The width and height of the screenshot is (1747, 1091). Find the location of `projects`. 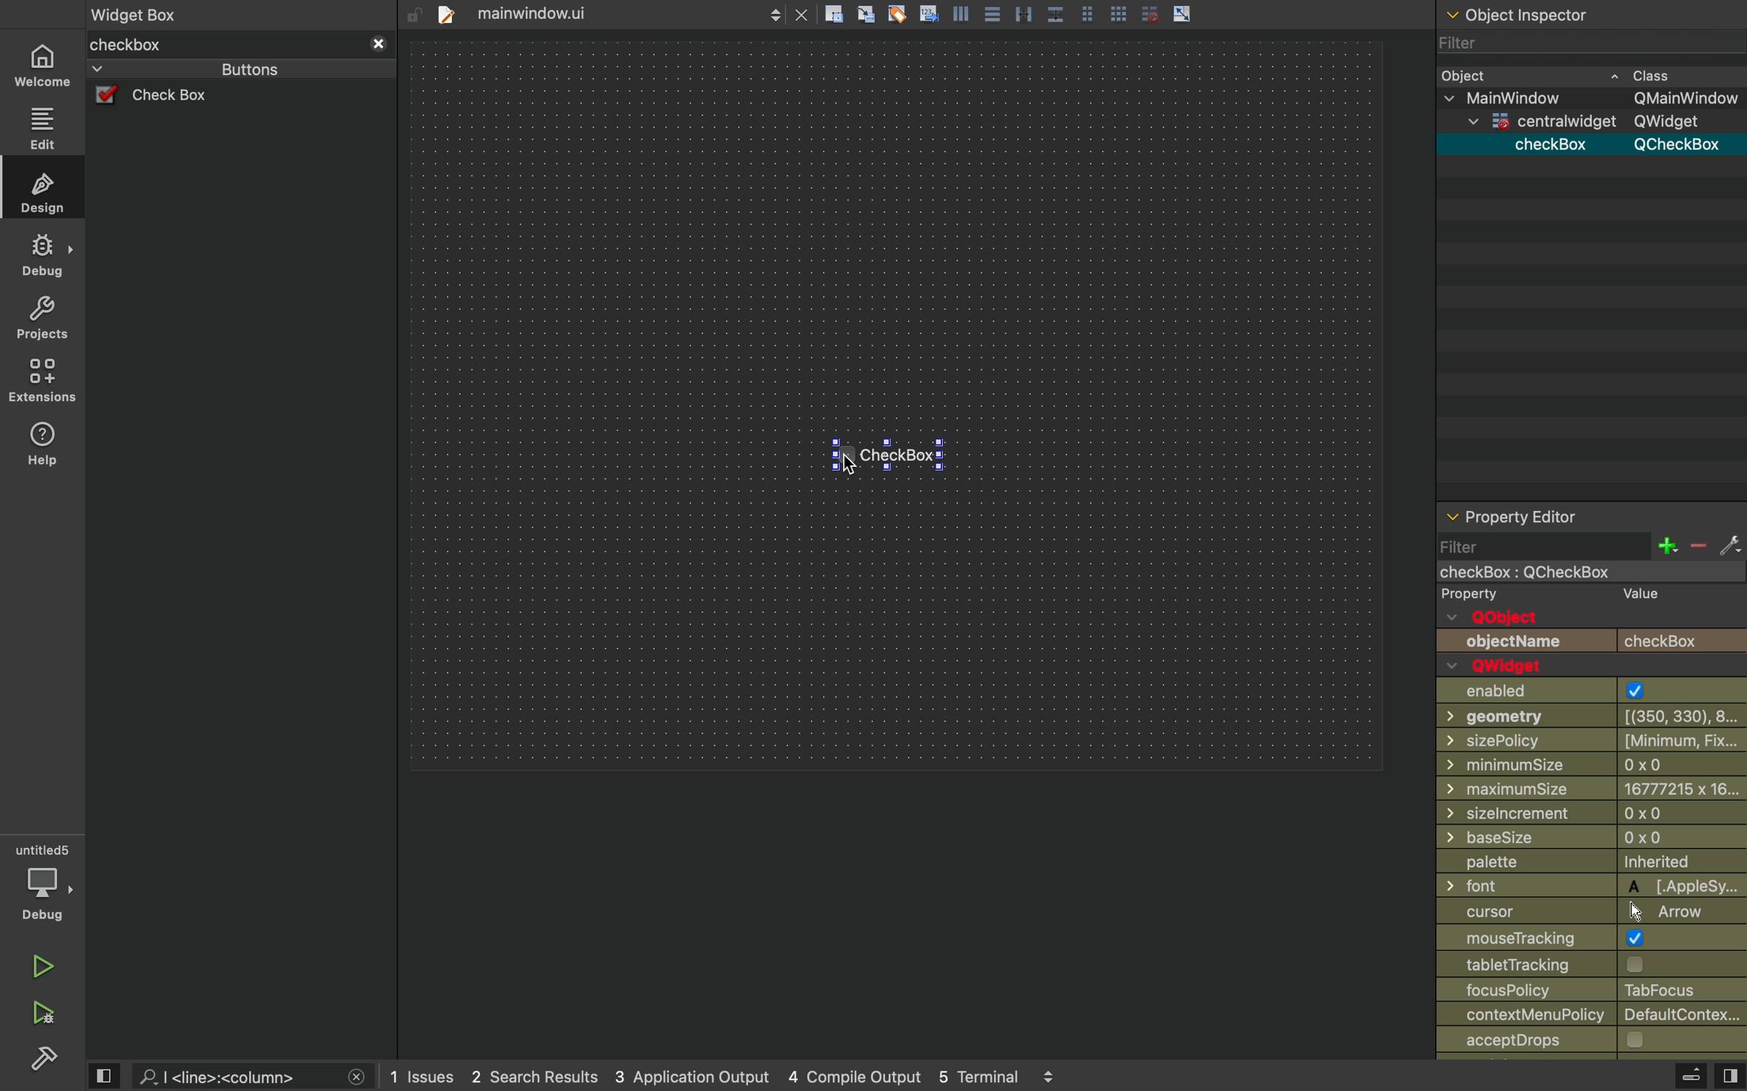

projects is located at coordinates (39, 319).